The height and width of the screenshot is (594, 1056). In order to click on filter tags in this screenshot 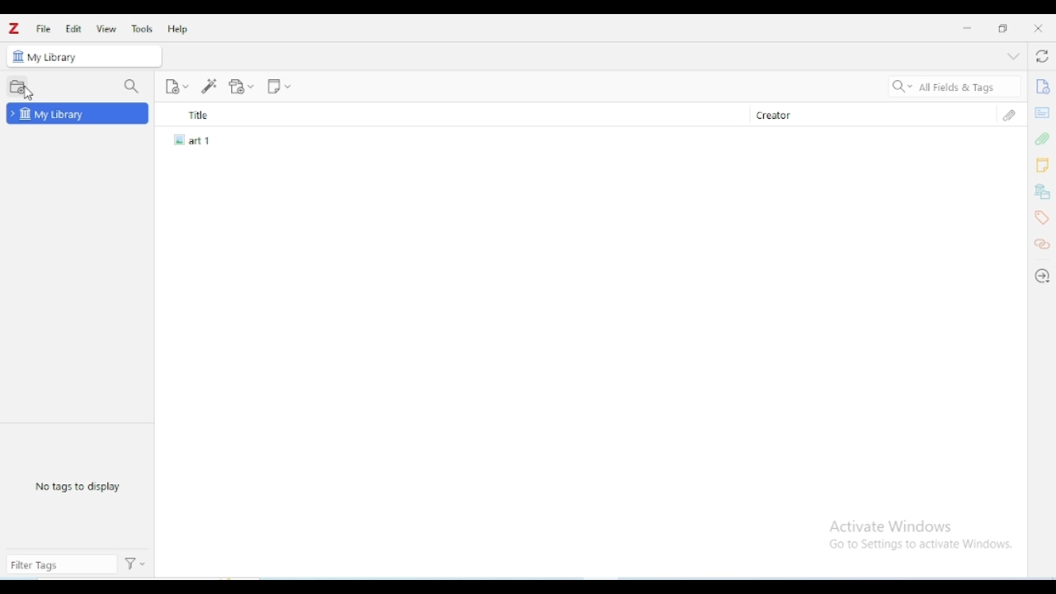, I will do `click(61, 565)`.